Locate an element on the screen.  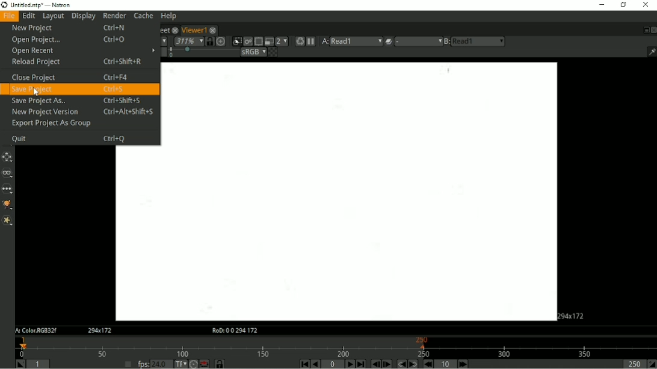
Previous increment is located at coordinates (428, 364).